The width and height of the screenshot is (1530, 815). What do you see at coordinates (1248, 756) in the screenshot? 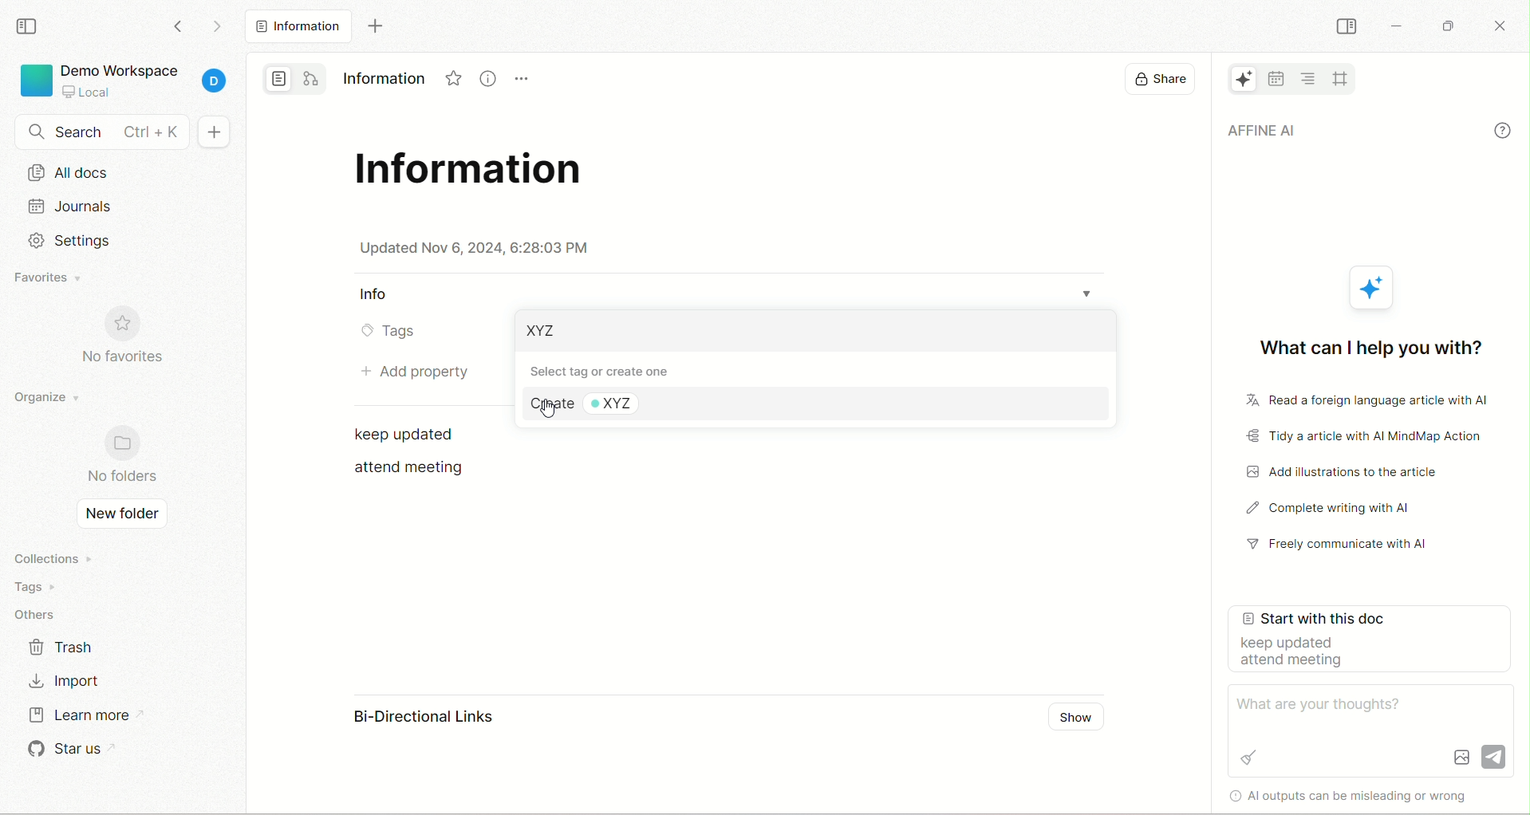
I see `Brush` at bounding box center [1248, 756].